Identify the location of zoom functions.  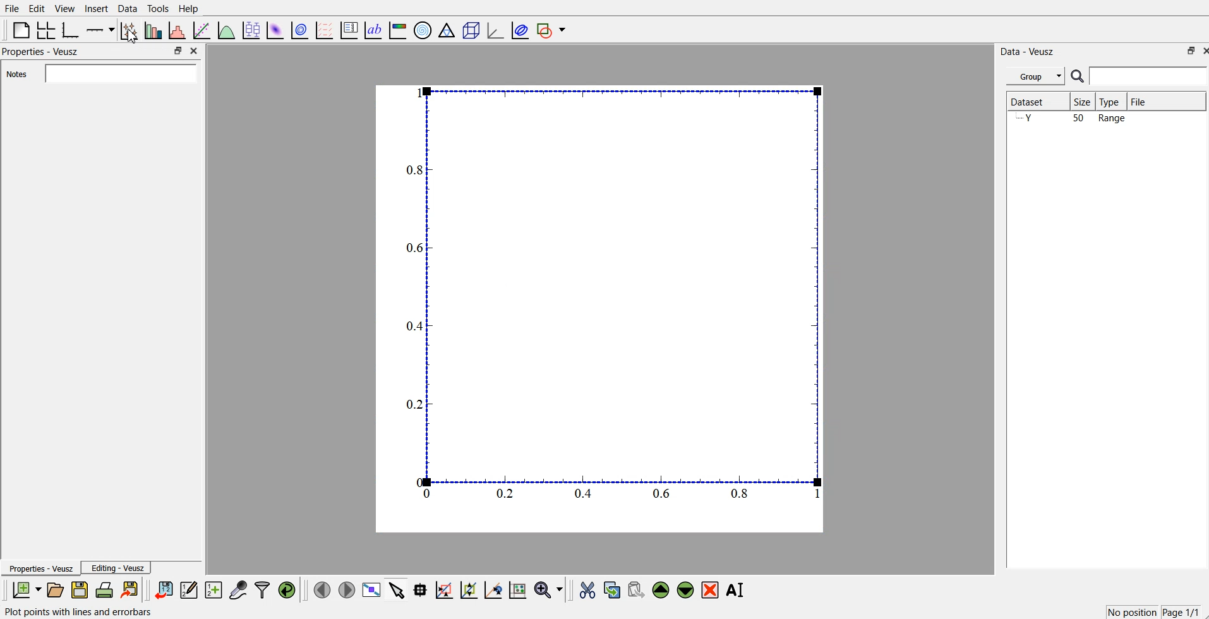
(549, 589).